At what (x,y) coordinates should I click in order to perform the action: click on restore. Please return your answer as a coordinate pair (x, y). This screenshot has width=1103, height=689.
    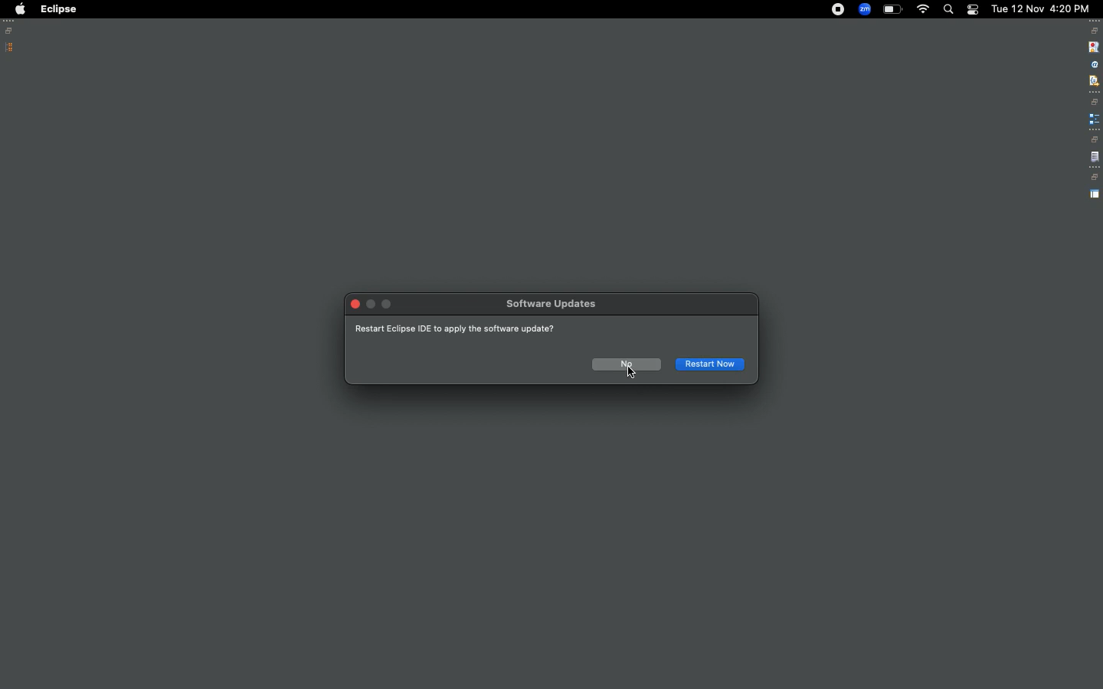
    Looking at the image, I should click on (1095, 102).